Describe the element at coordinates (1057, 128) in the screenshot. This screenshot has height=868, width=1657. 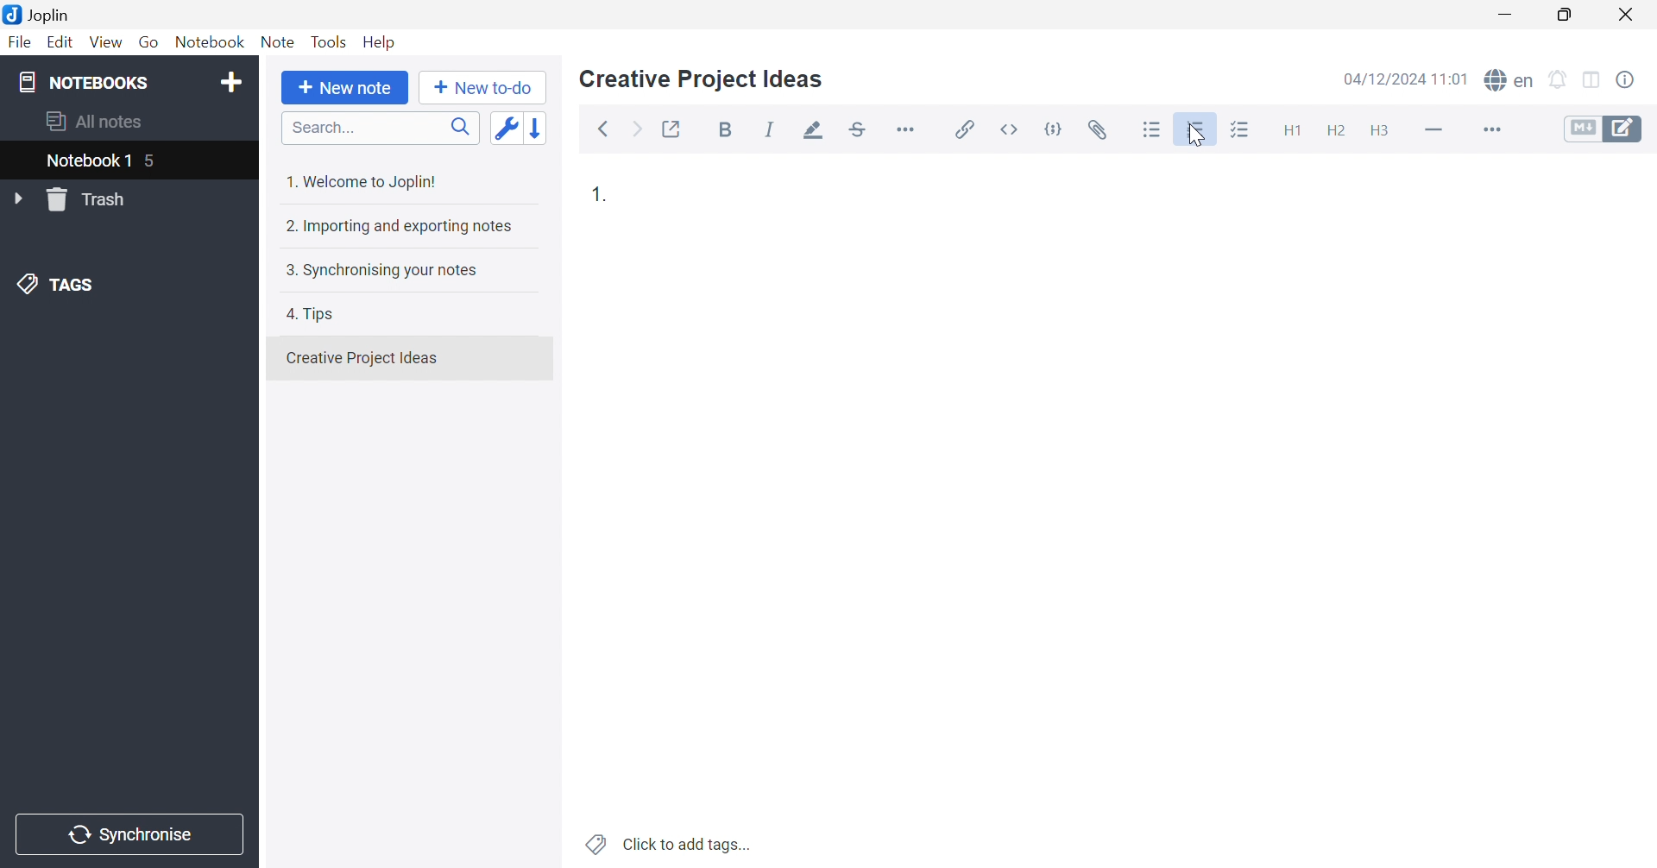
I see `Code` at that location.